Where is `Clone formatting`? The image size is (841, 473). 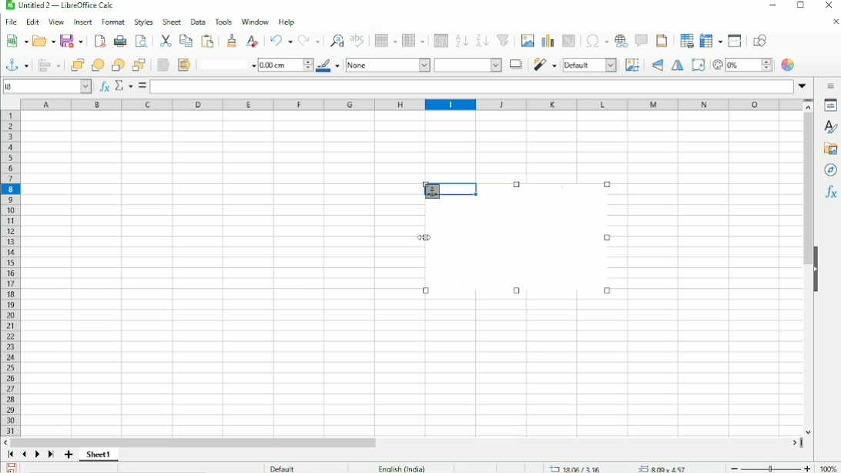
Clone formatting is located at coordinates (233, 40).